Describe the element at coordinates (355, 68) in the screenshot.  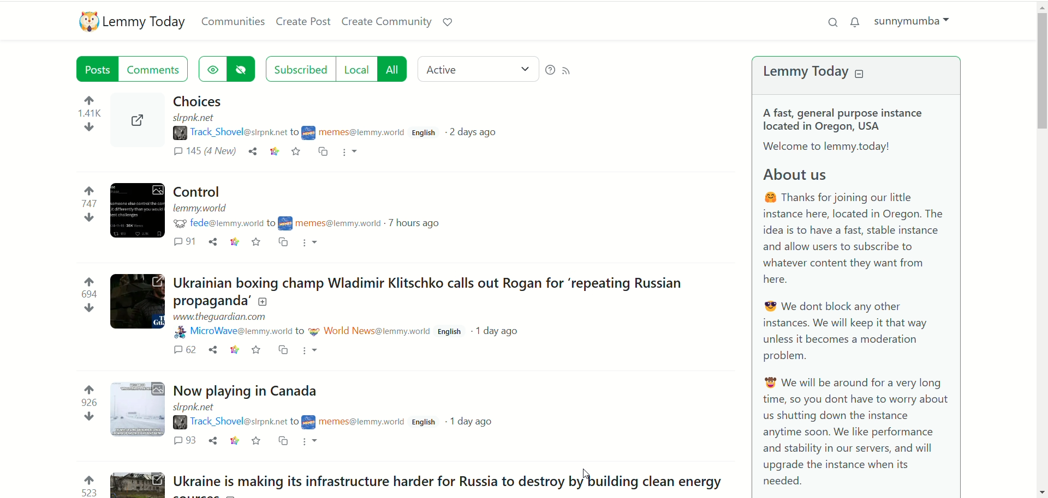
I see `local` at that location.